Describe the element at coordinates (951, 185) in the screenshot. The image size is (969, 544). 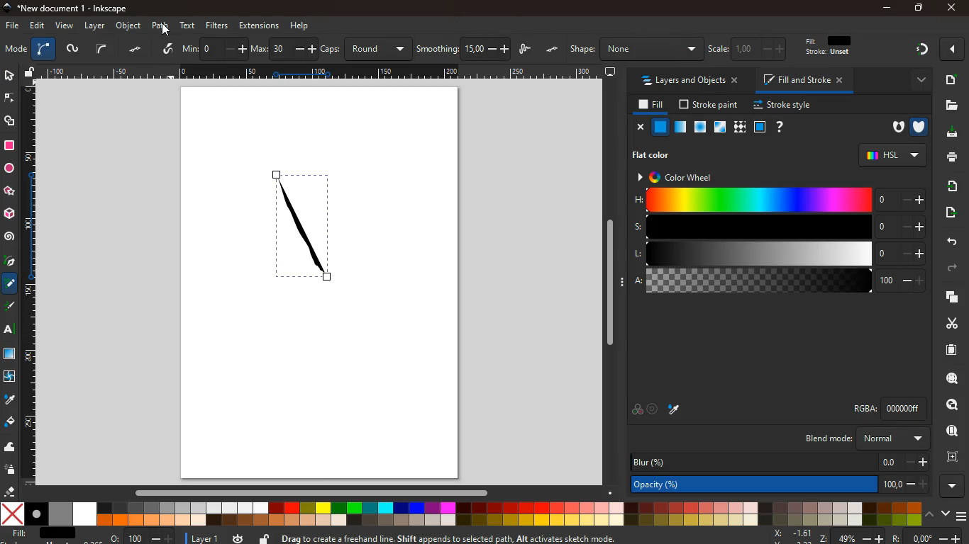
I see `receive` at that location.